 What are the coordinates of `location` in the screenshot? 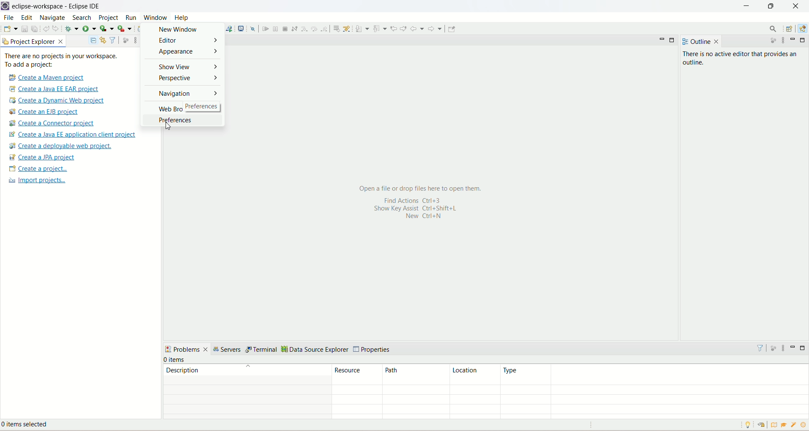 It's located at (474, 375).